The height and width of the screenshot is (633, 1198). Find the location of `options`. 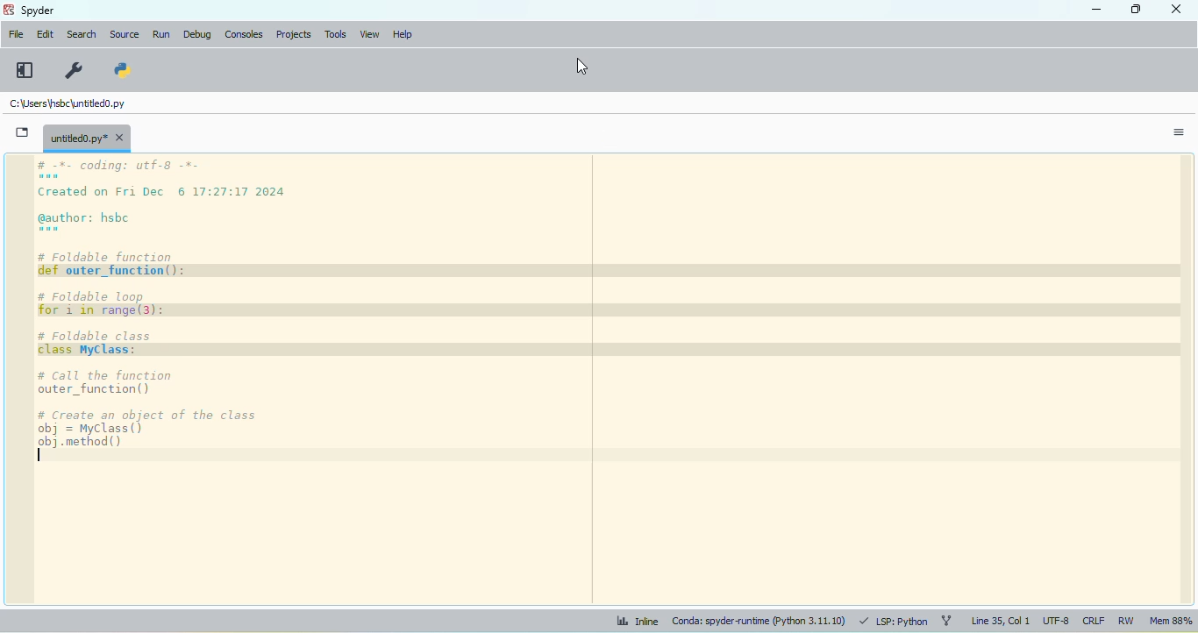

options is located at coordinates (1179, 133).